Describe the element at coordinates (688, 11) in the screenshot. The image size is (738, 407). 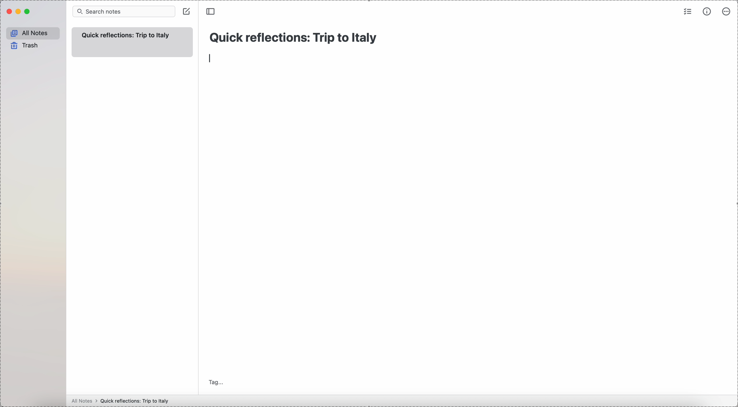
I see `check list` at that location.